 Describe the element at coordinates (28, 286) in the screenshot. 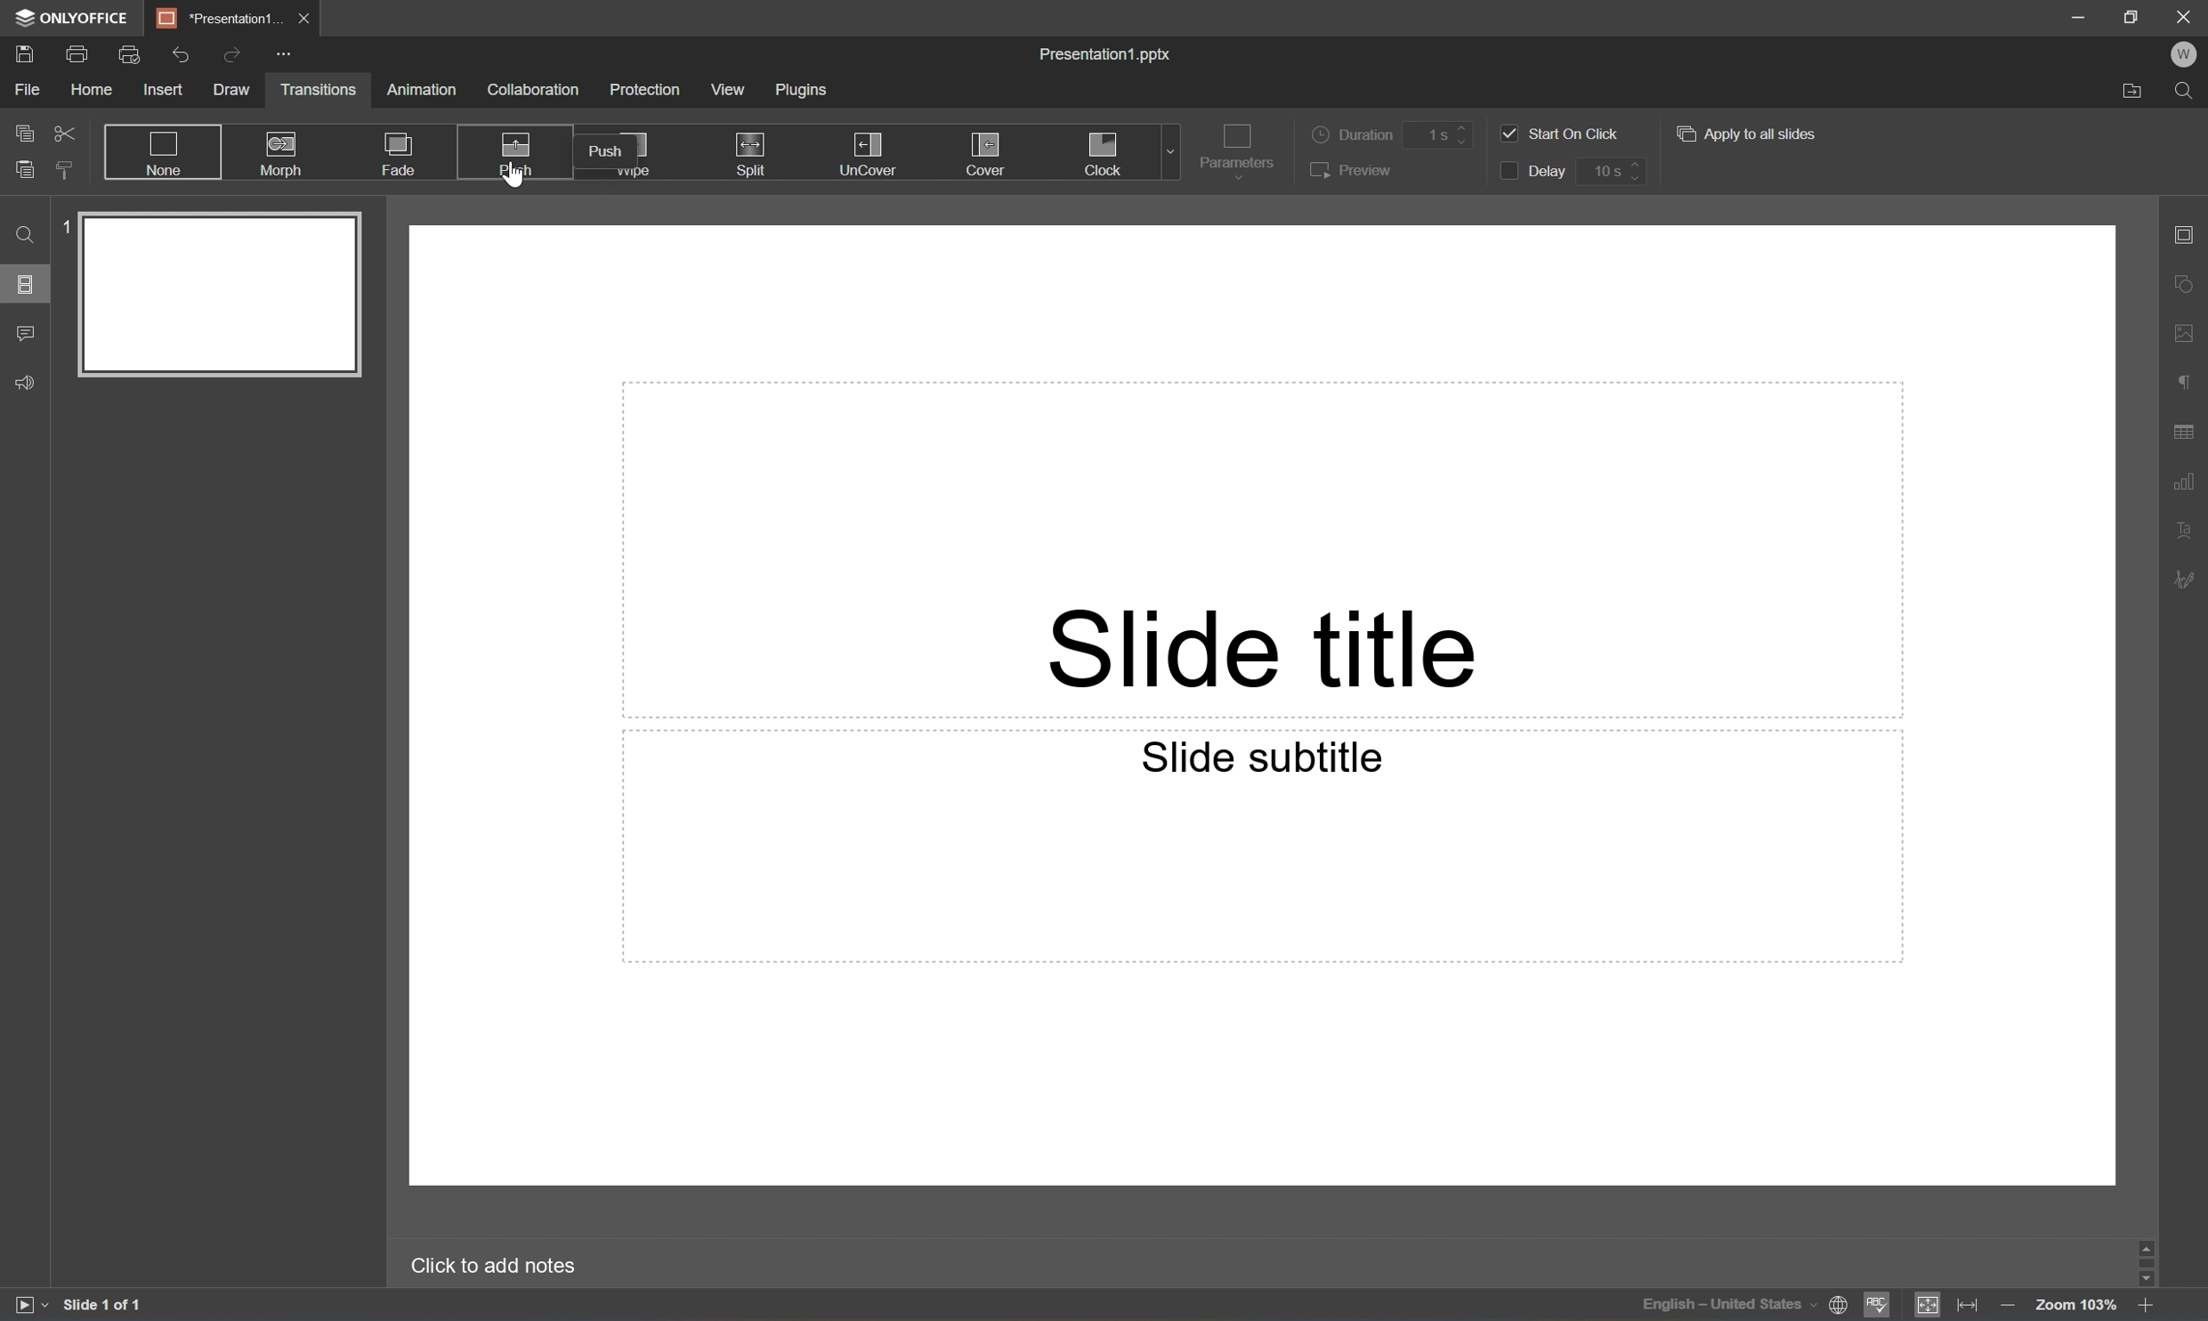

I see `Slides` at that location.